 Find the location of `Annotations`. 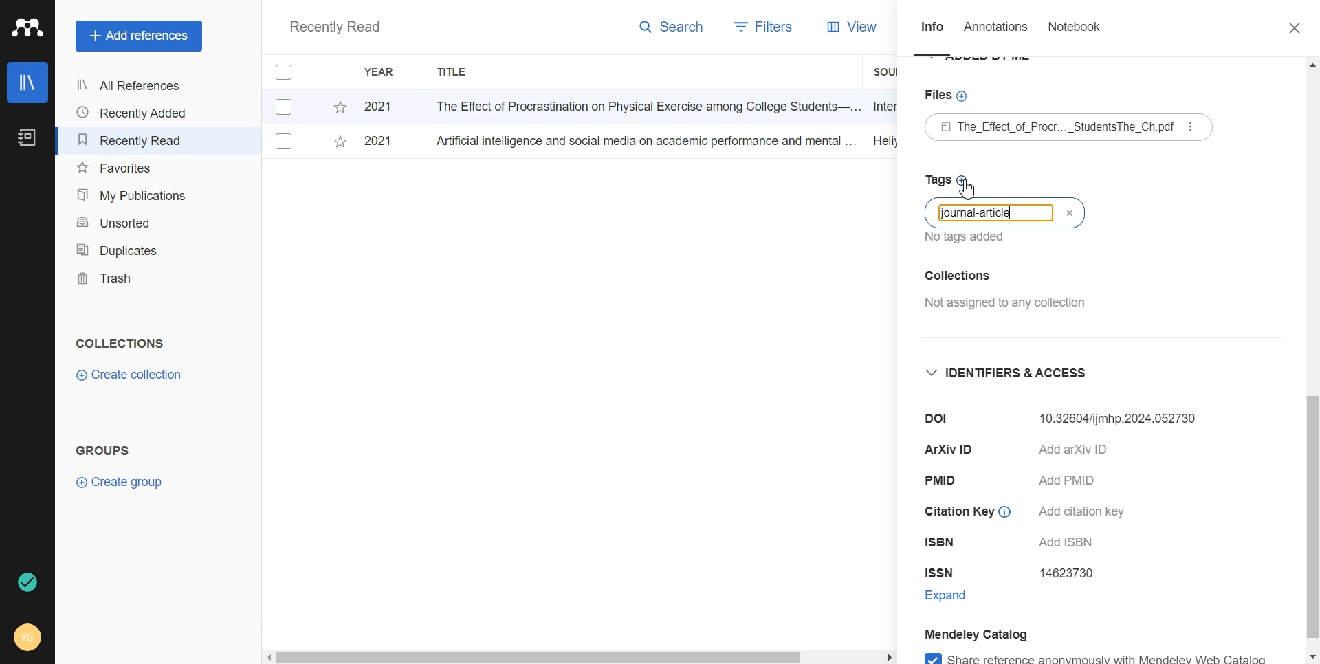

Annotations is located at coordinates (998, 30).